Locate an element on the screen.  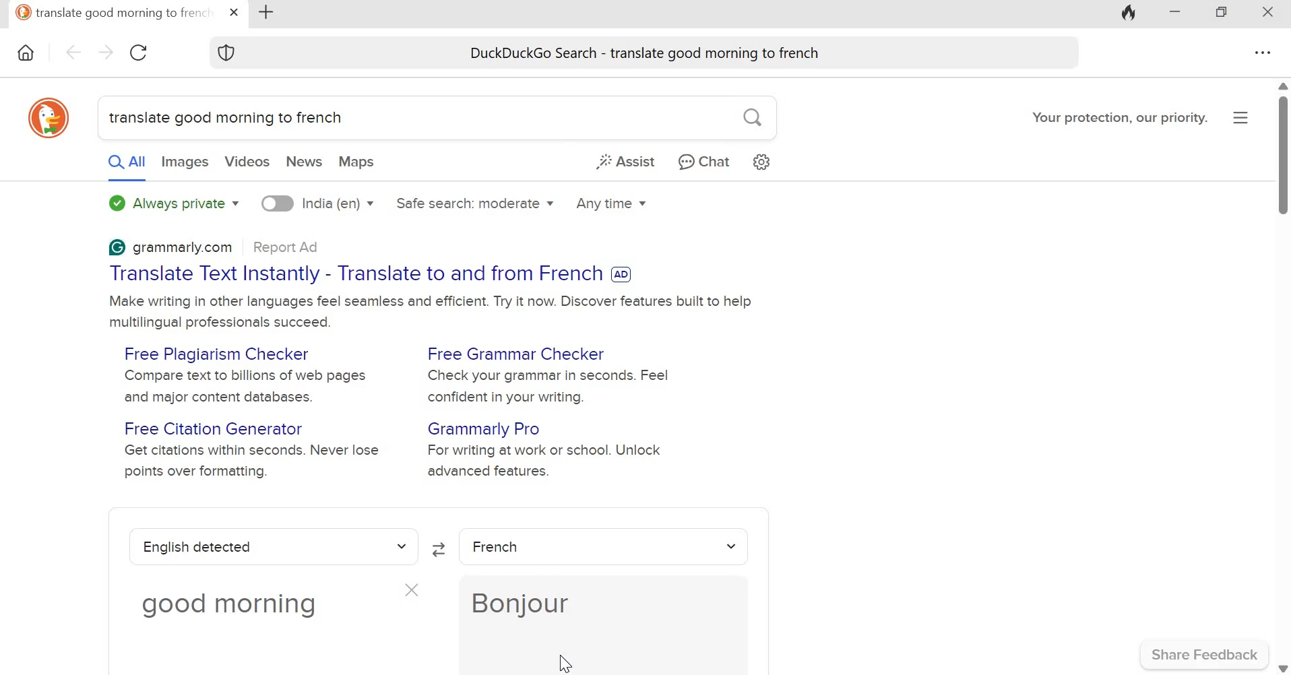
Bonjour is located at coordinates (530, 606).